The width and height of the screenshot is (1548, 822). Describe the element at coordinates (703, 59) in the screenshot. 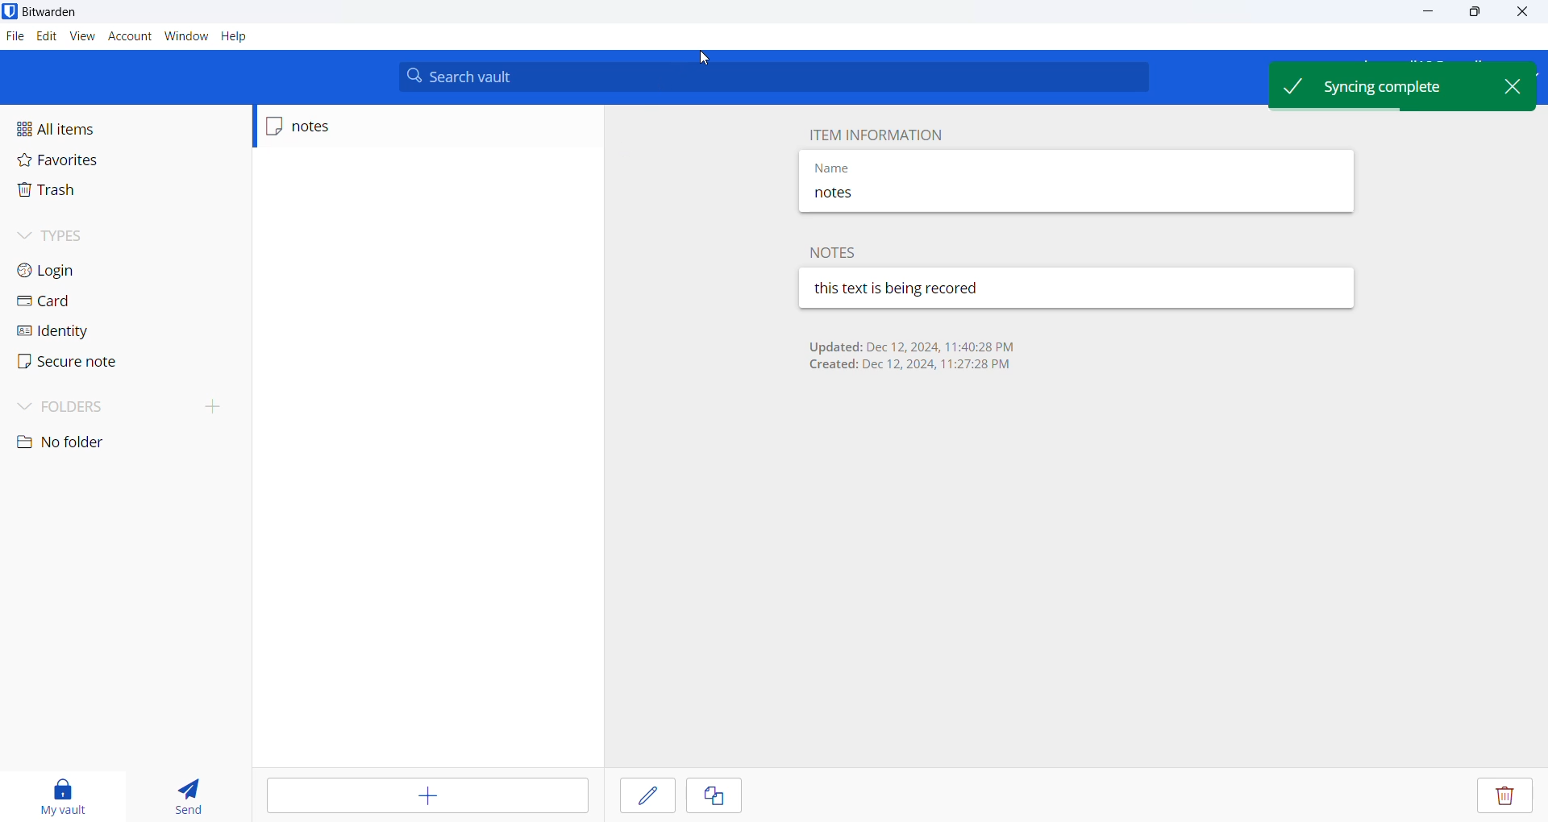

I see `cursor` at that location.